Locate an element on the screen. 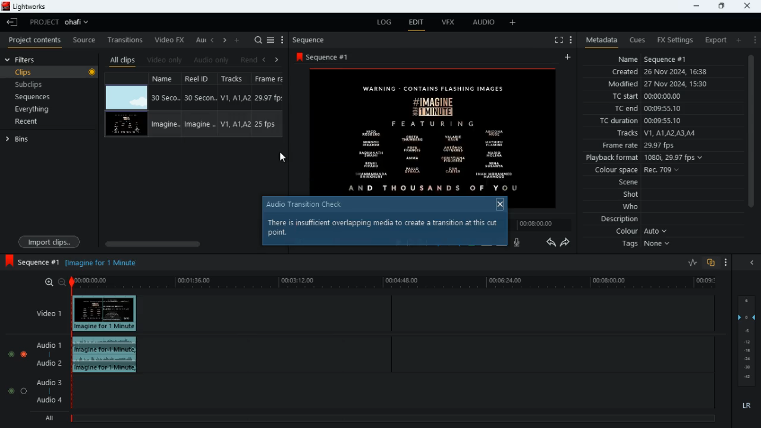 This screenshot has height=428, width=761. transitions is located at coordinates (126, 39).